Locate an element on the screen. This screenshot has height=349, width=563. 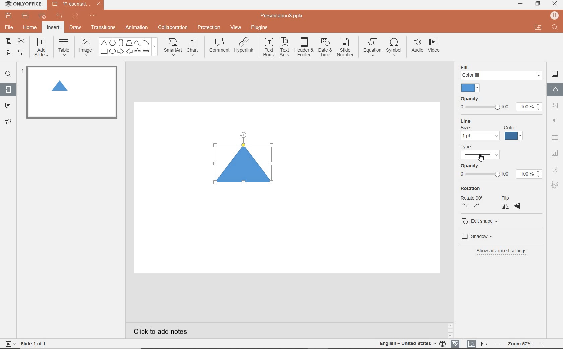
TRANSITIONS is located at coordinates (104, 27).